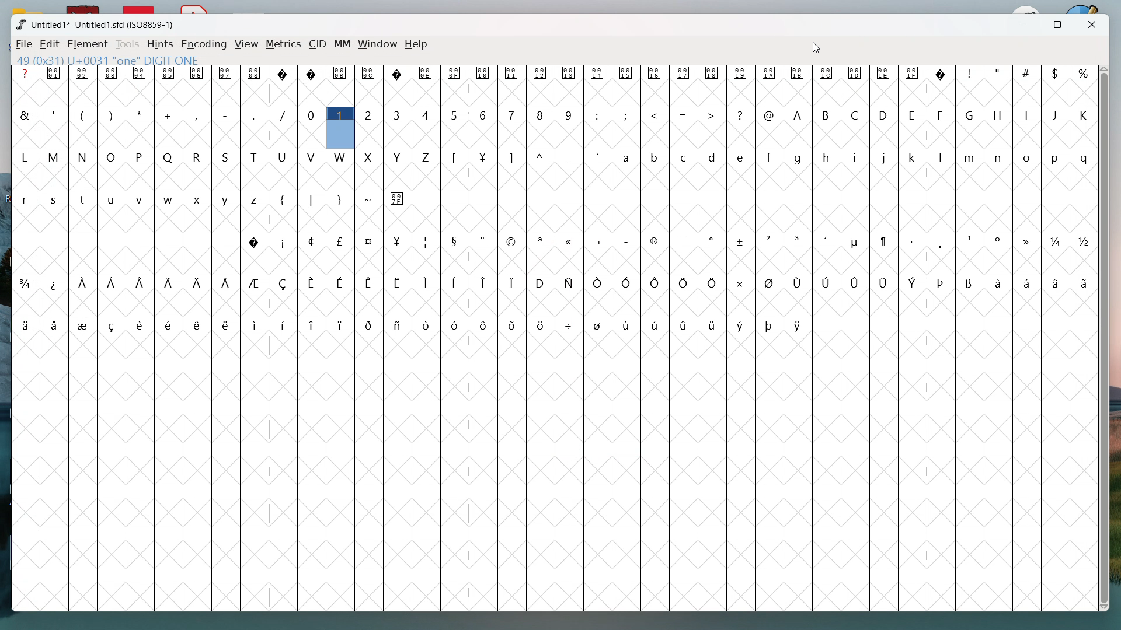 This screenshot has width=1121, height=630. What do you see at coordinates (683, 73) in the screenshot?
I see `symbol` at bounding box center [683, 73].